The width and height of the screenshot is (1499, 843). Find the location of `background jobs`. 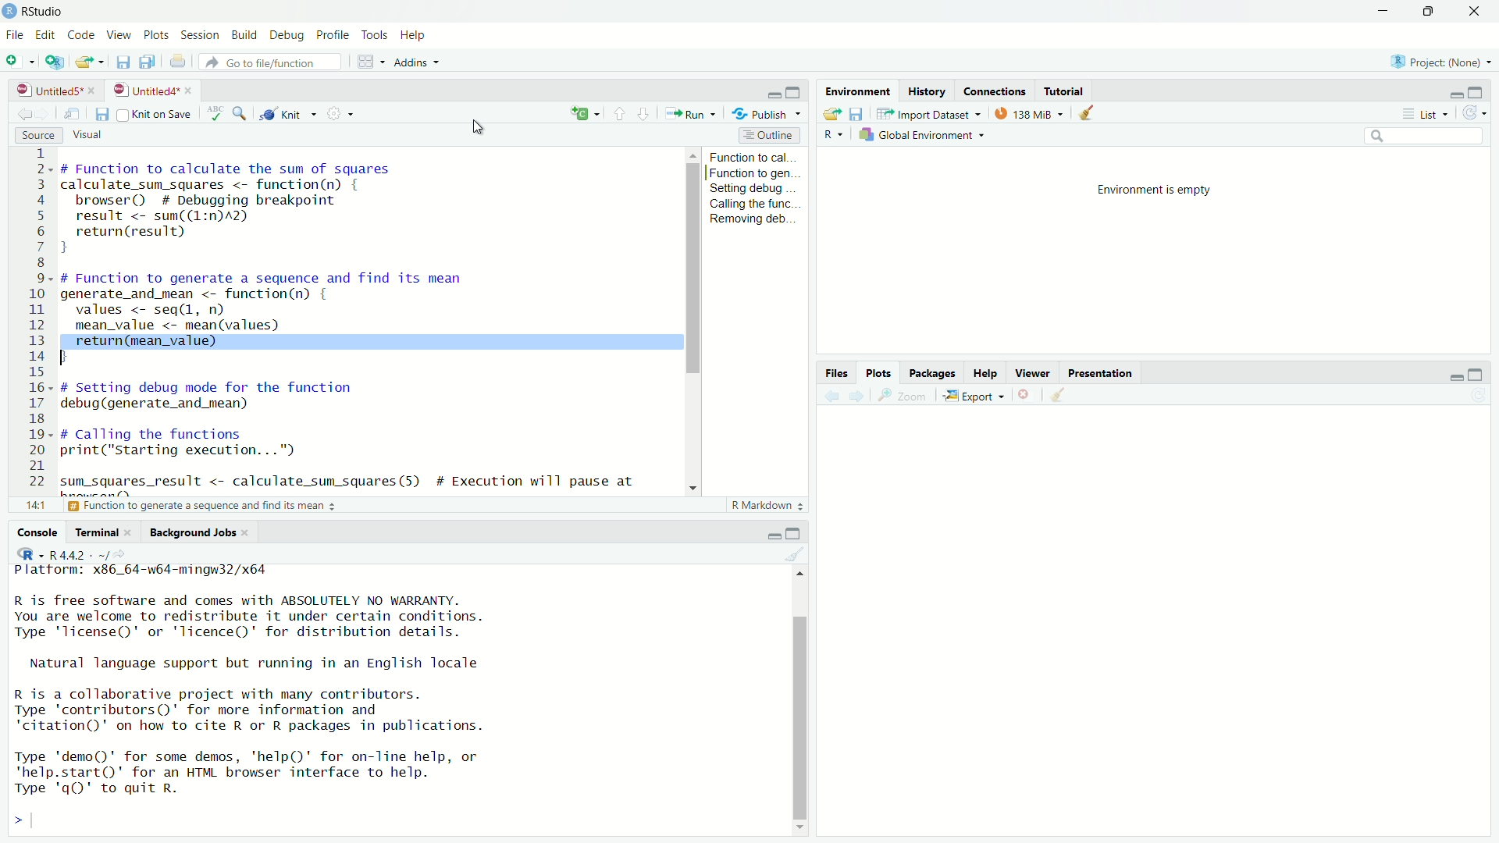

background jobs is located at coordinates (192, 532).